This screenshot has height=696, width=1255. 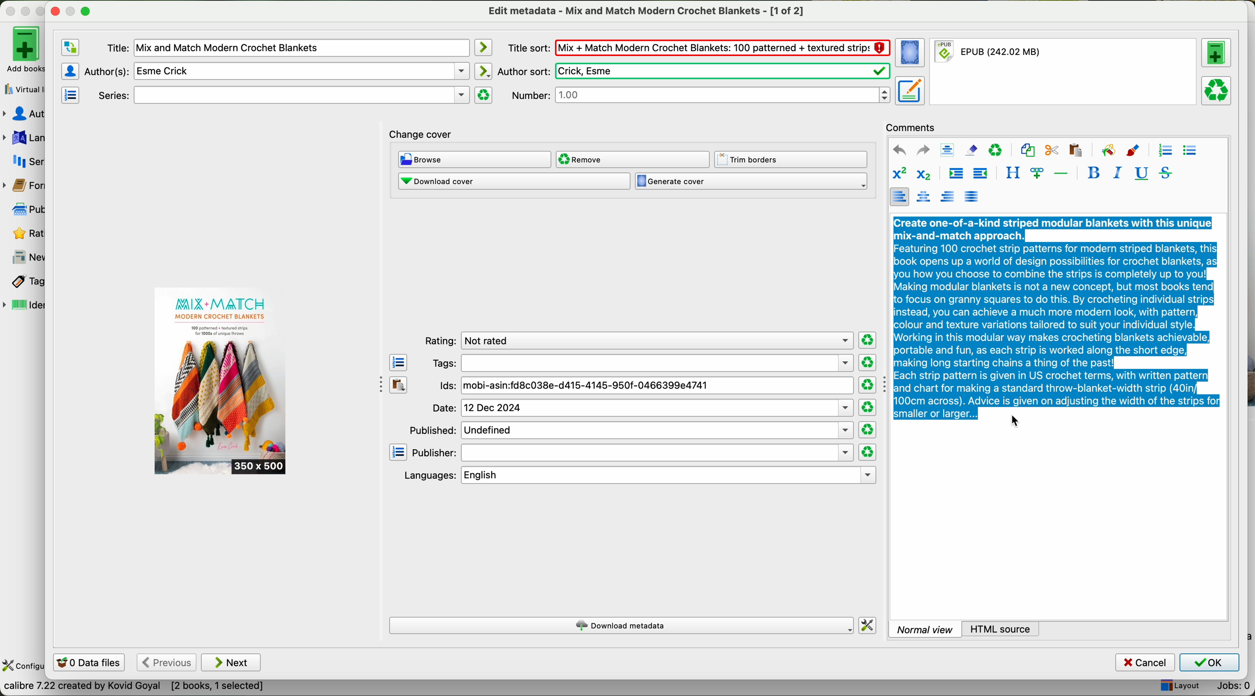 What do you see at coordinates (1062, 172) in the screenshot?
I see `insert separator` at bounding box center [1062, 172].